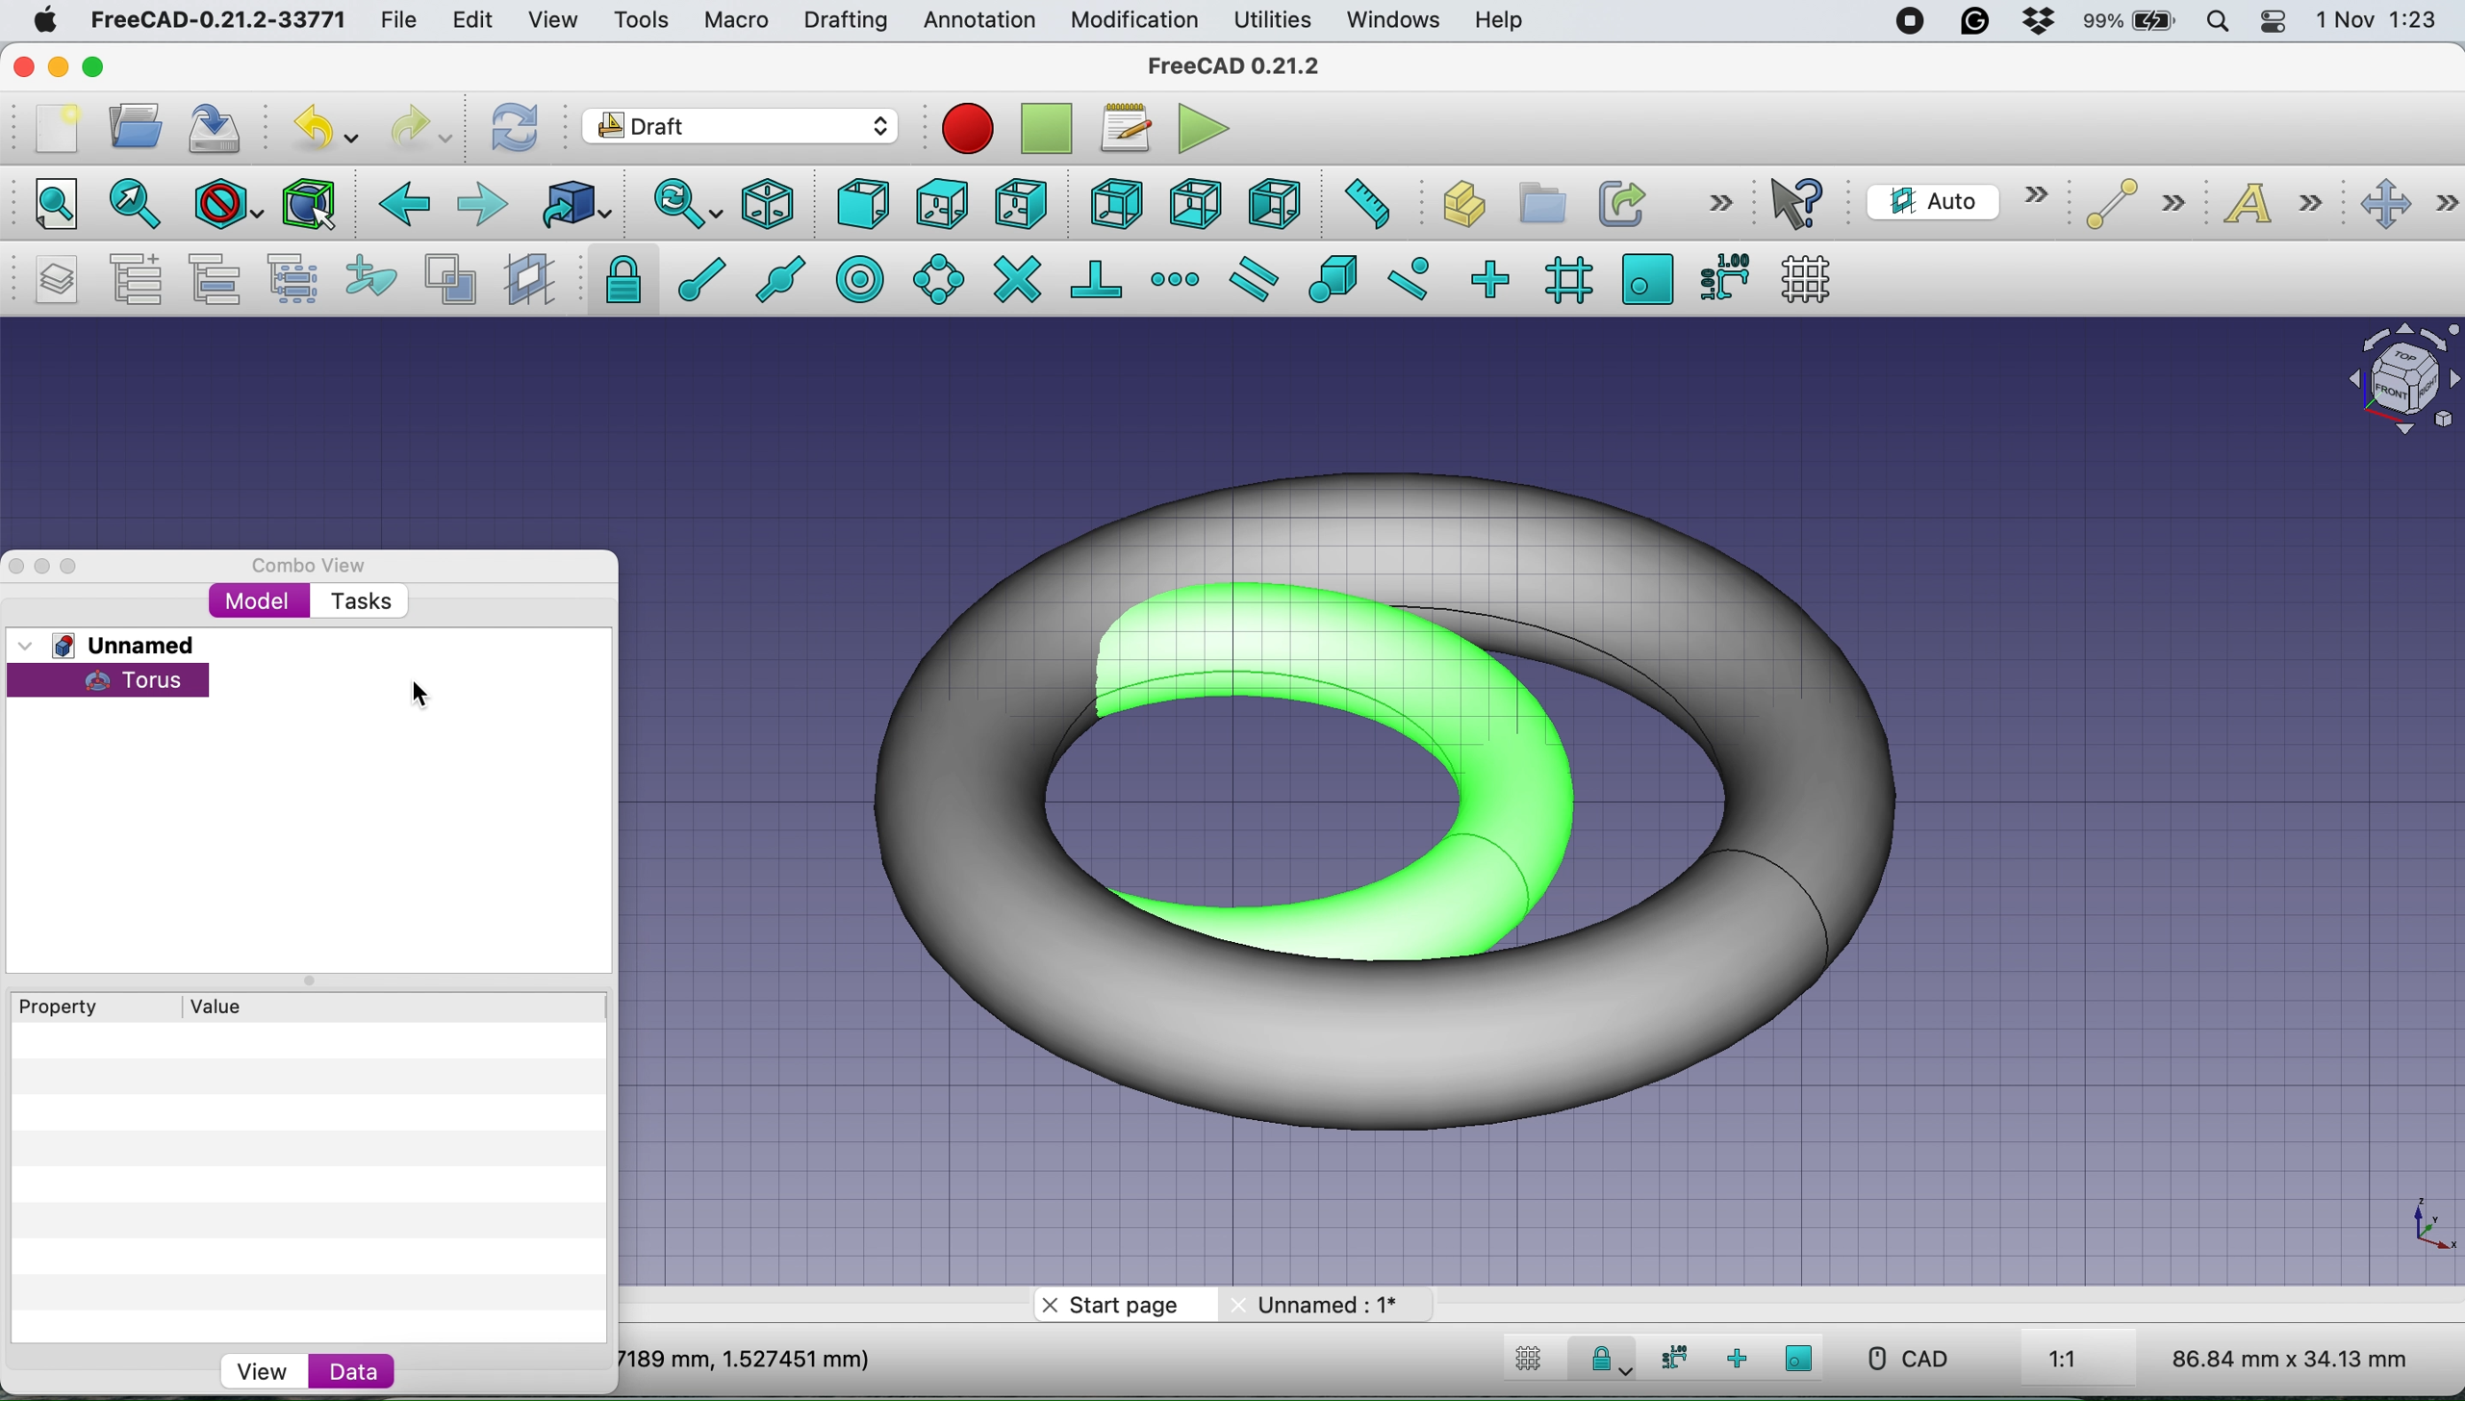 The width and height of the screenshot is (2465, 1401). What do you see at coordinates (1113, 206) in the screenshot?
I see `rear` at bounding box center [1113, 206].